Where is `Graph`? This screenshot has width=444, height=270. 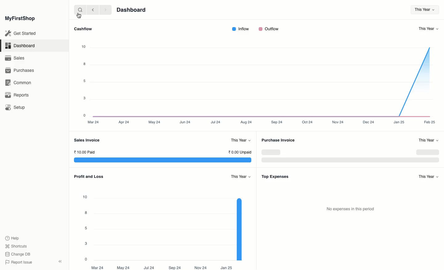
Graph is located at coordinates (173, 227).